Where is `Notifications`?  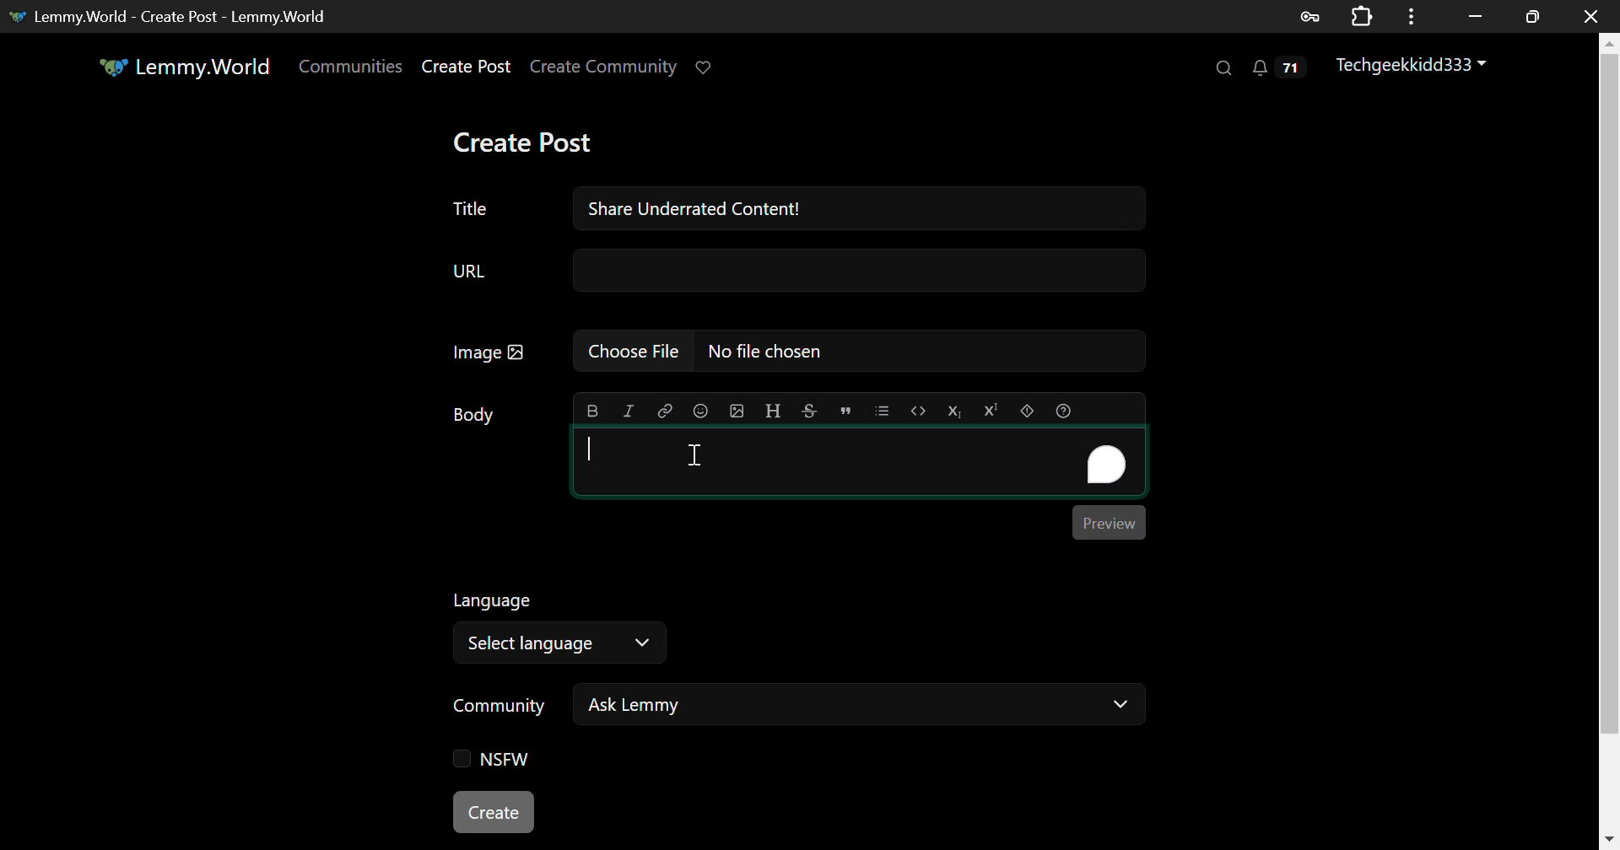
Notifications is located at coordinates (1282, 68).